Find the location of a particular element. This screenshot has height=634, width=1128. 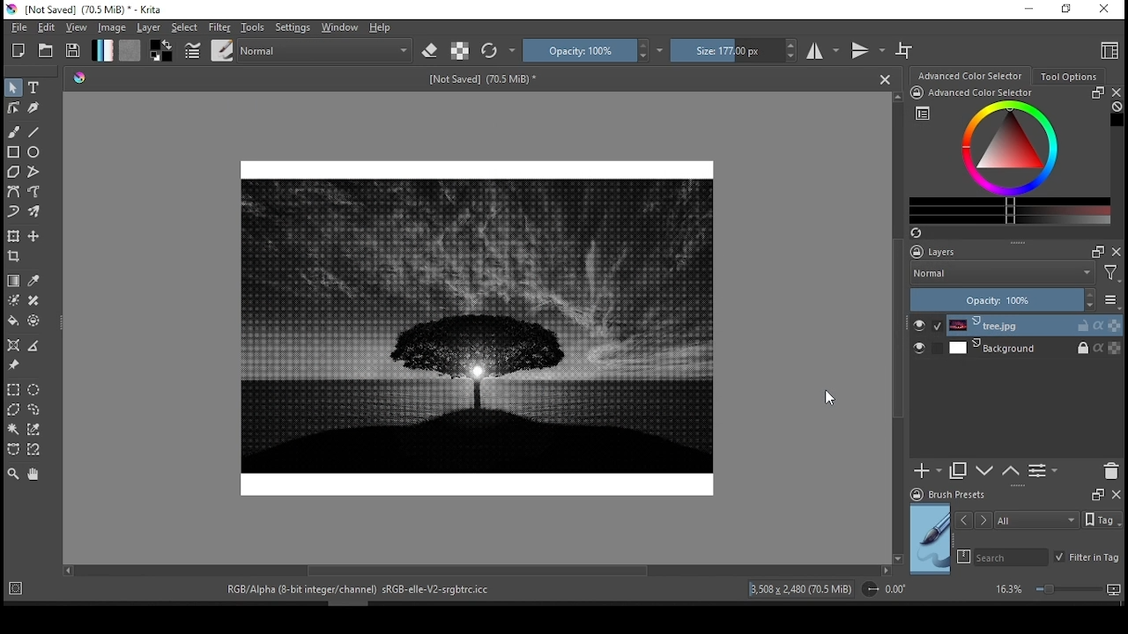

zoom tool is located at coordinates (13, 475).